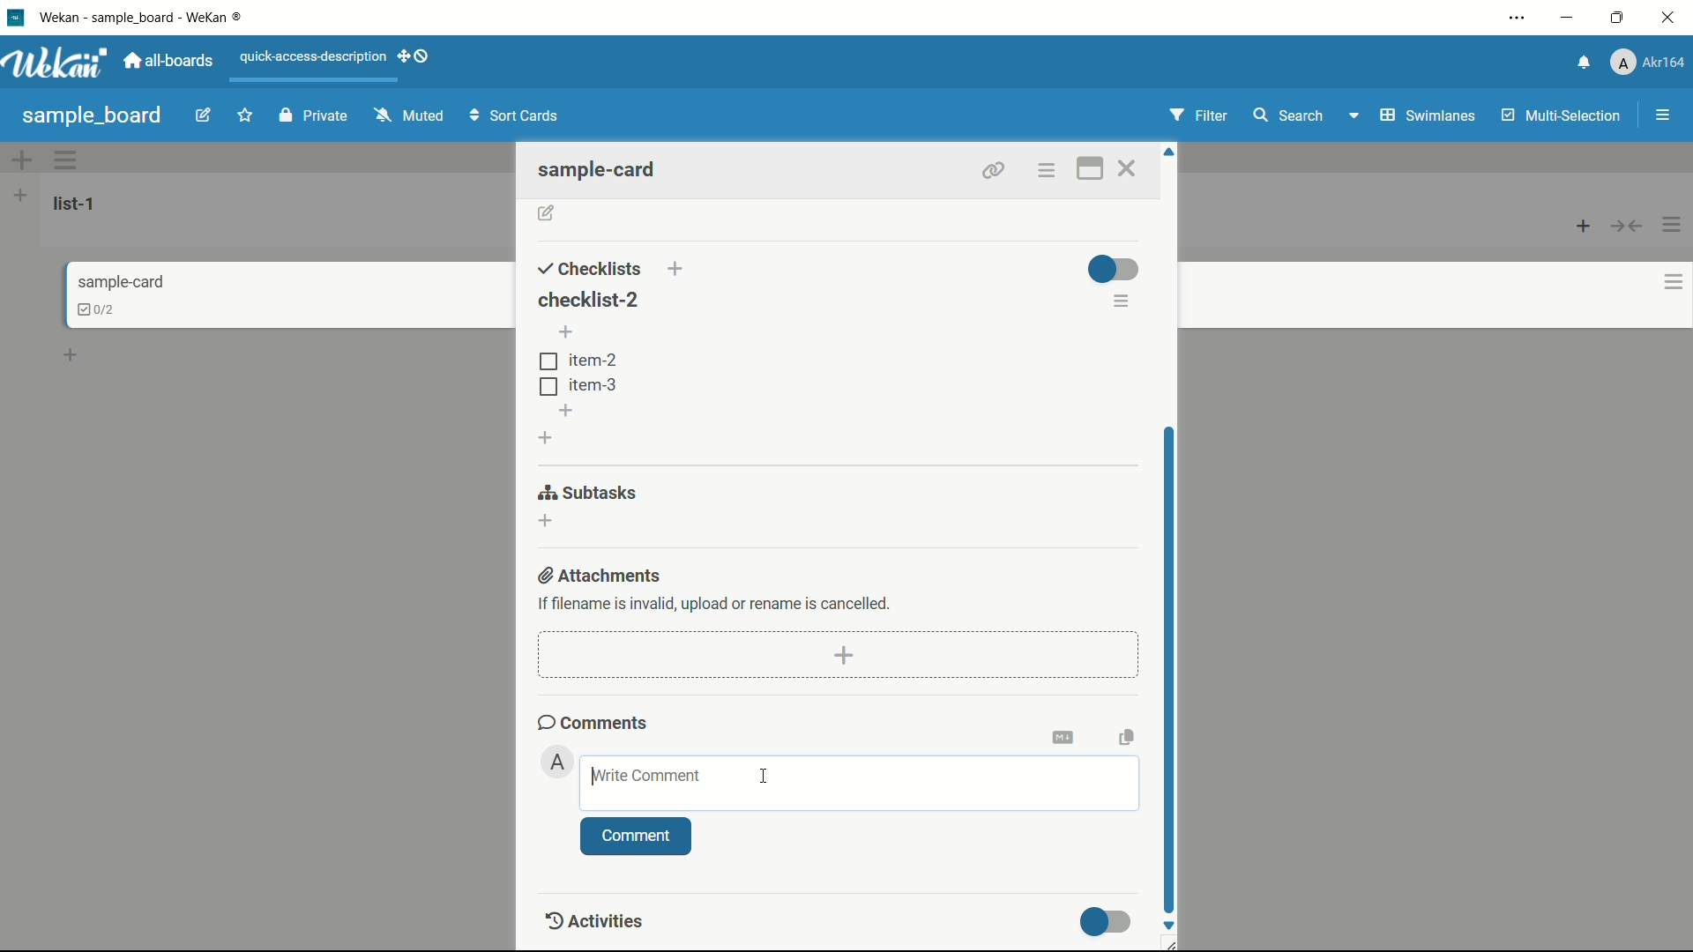 Image resolution: width=1693 pixels, height=952 pixels. I want to click on admin, so click(558, 762).